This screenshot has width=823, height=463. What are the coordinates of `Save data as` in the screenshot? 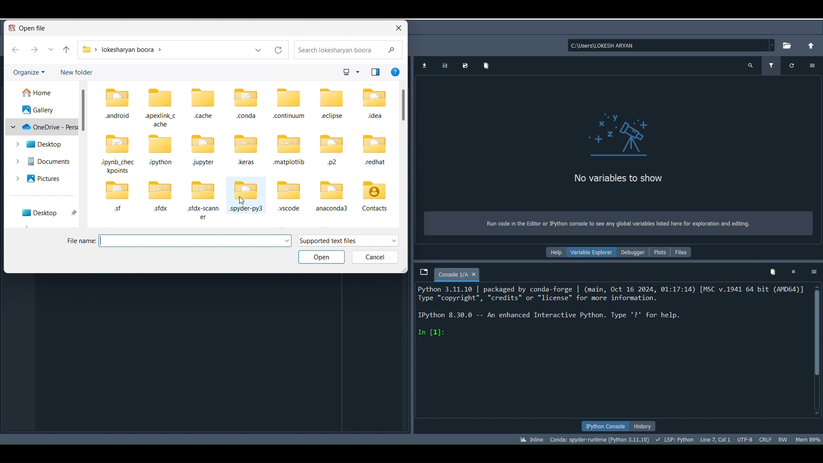 It's located at (463, 64).